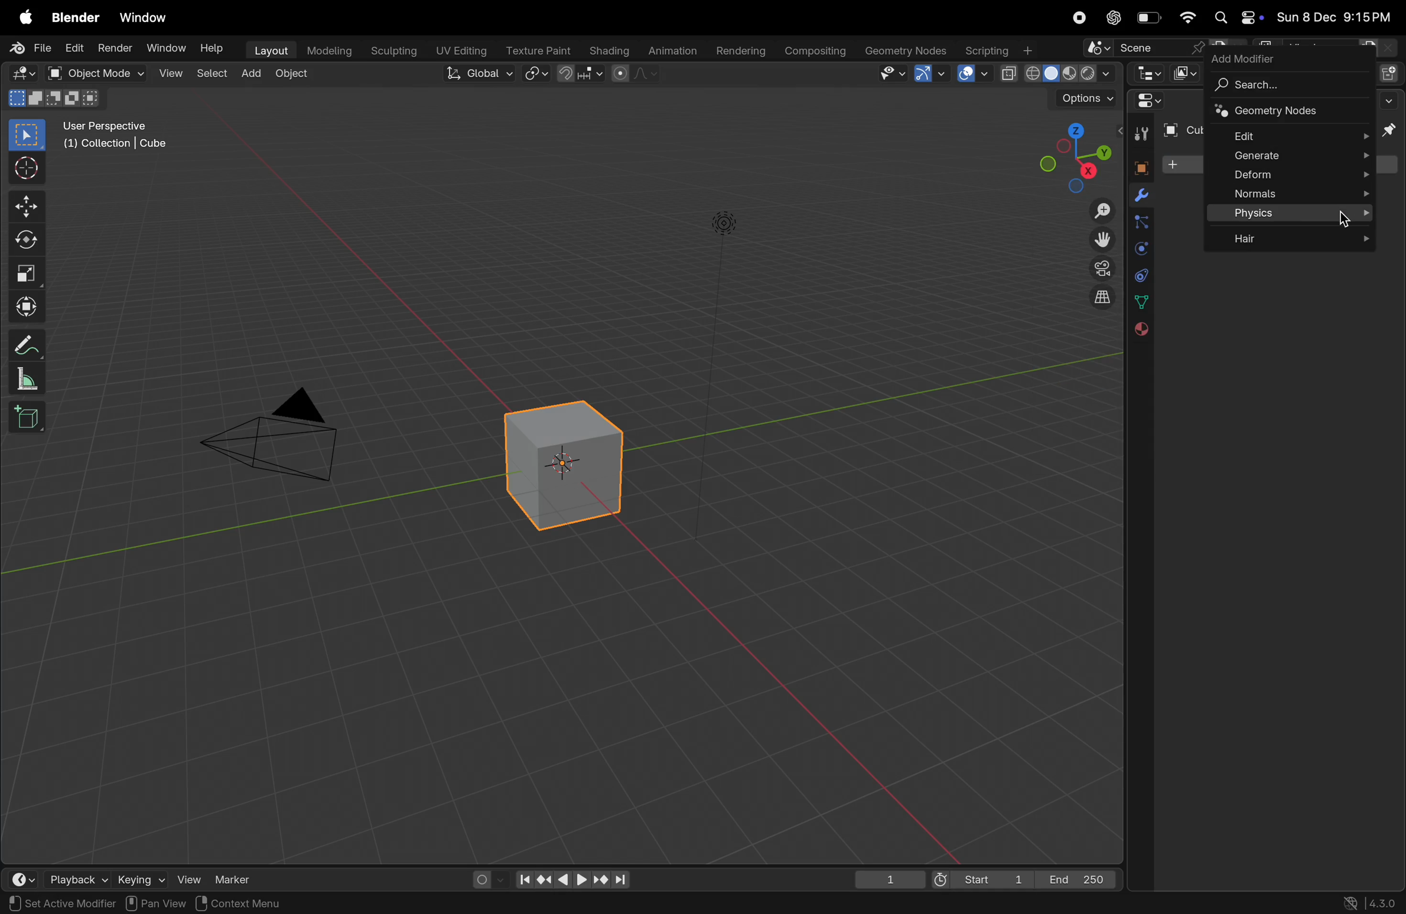 The height and width of the screenshot is (914, 1406). What do you see at coordinates (606, 48) in the screenshot?
I see `shading` at bounding box center [606, 48].